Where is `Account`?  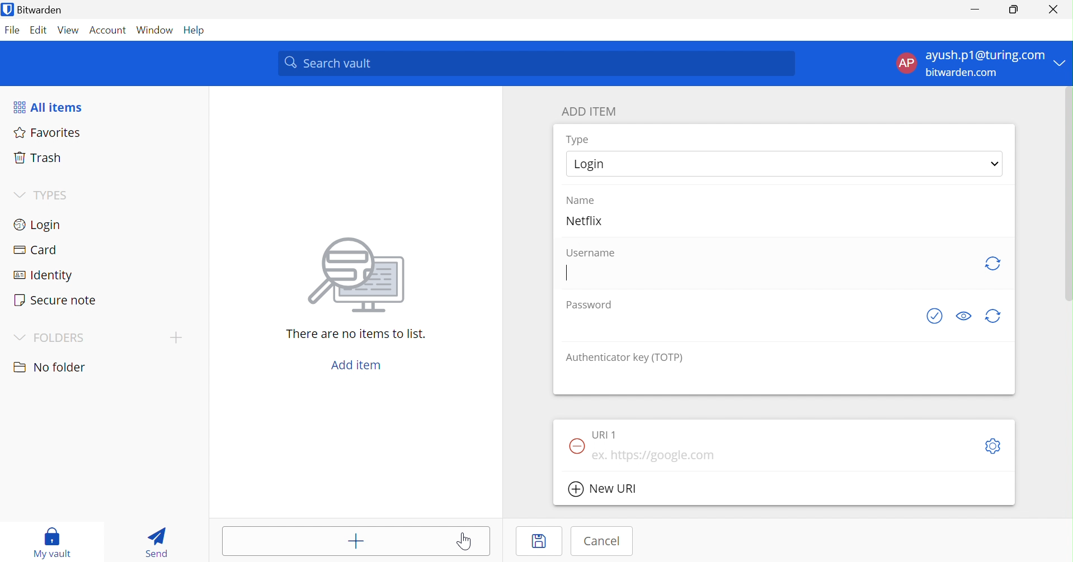
Account is located at coordinates (106, 30).